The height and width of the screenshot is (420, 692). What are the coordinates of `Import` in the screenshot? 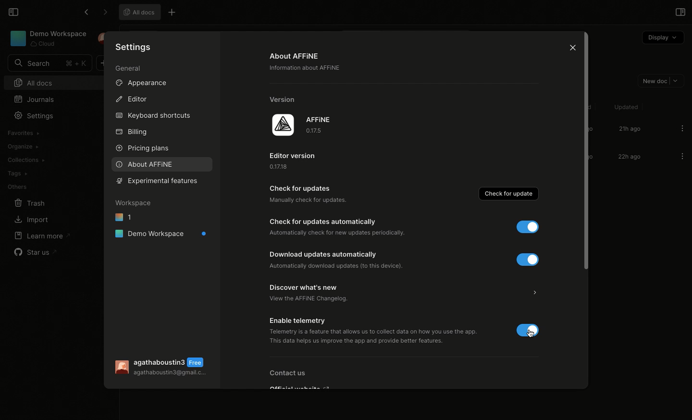 It's located at (30, 221).